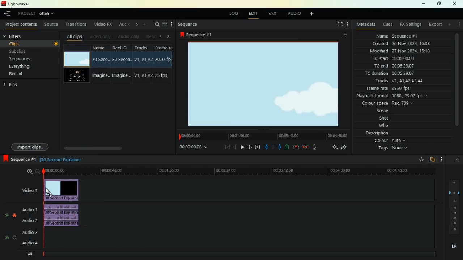 Image resolution: width=463 pixels, height=260 pixels. Describe the element at coordinates (396, 96) in the screenshot. I see `playback format` at that location.